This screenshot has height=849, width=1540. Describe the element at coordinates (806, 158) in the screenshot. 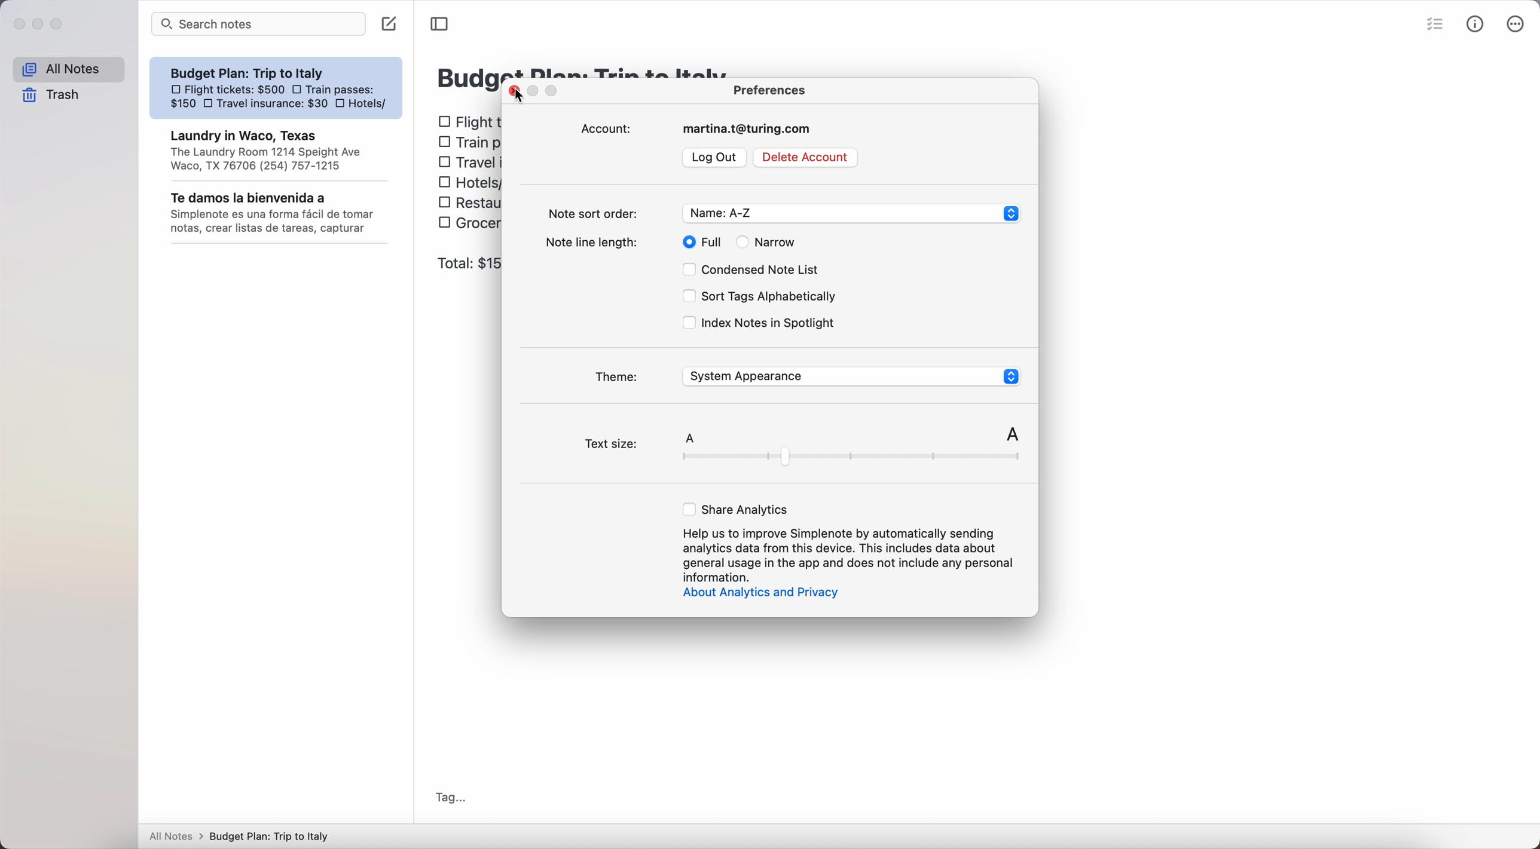

I see `delete account` at that location.